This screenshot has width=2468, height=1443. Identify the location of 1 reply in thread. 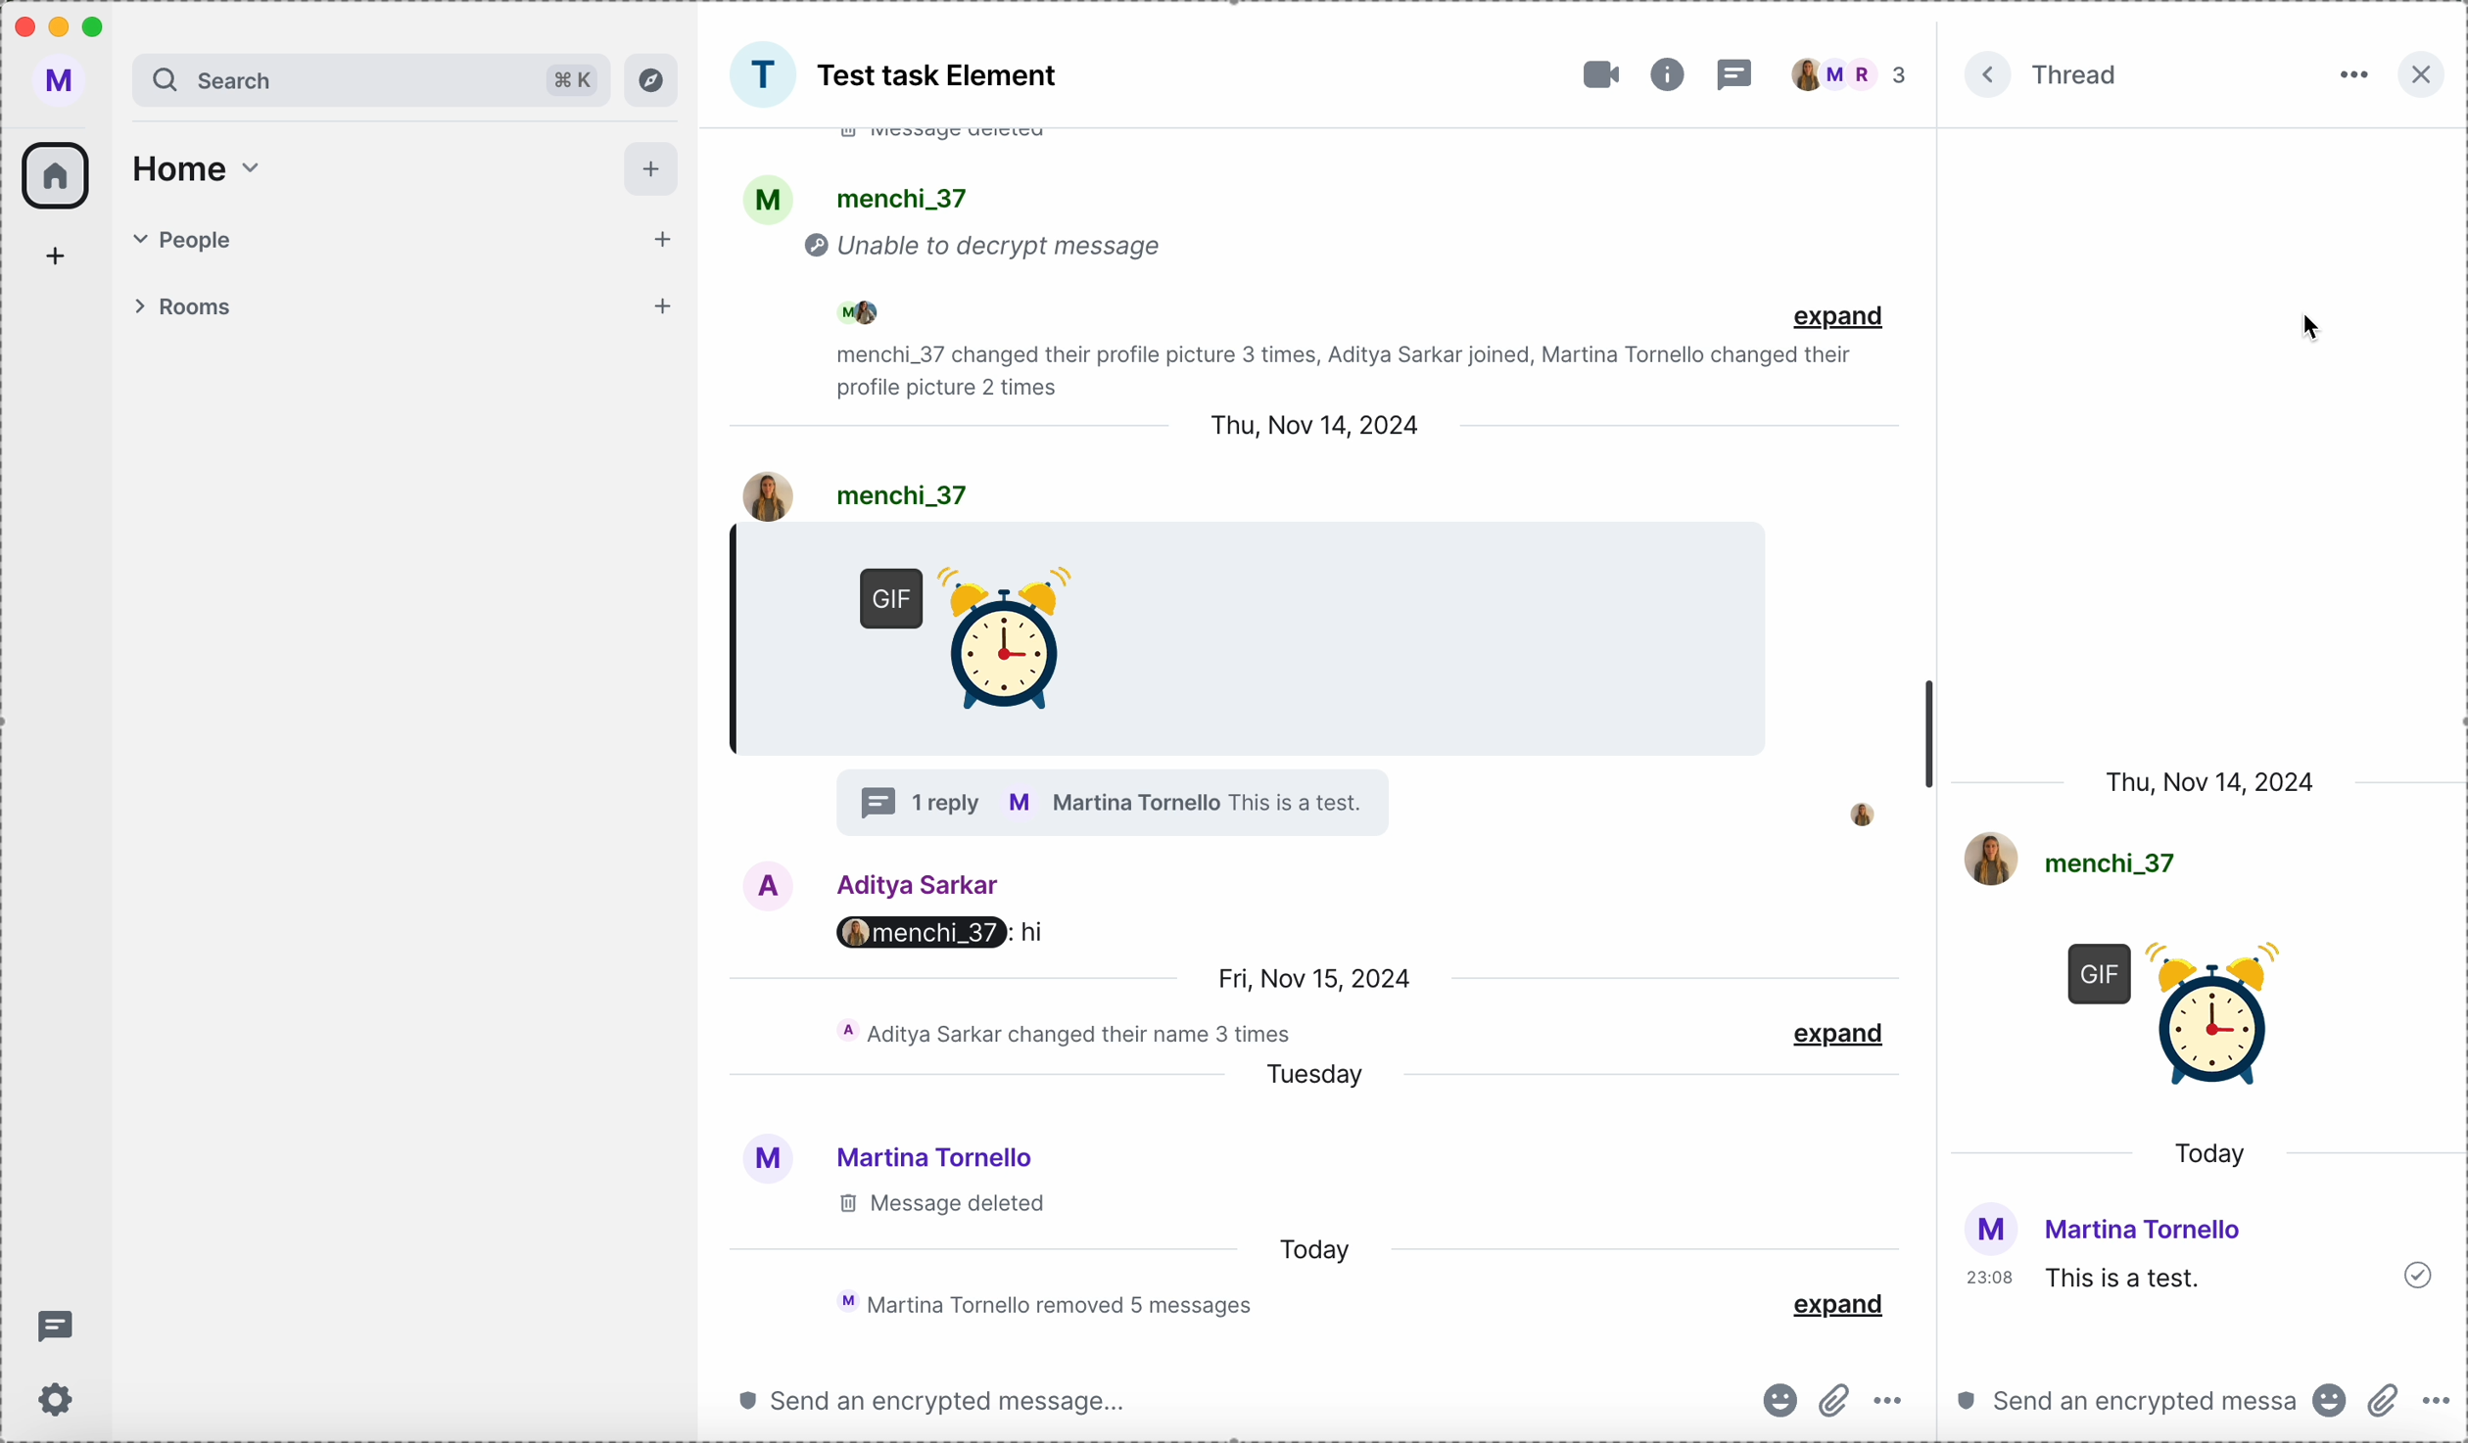
(1108, 801).